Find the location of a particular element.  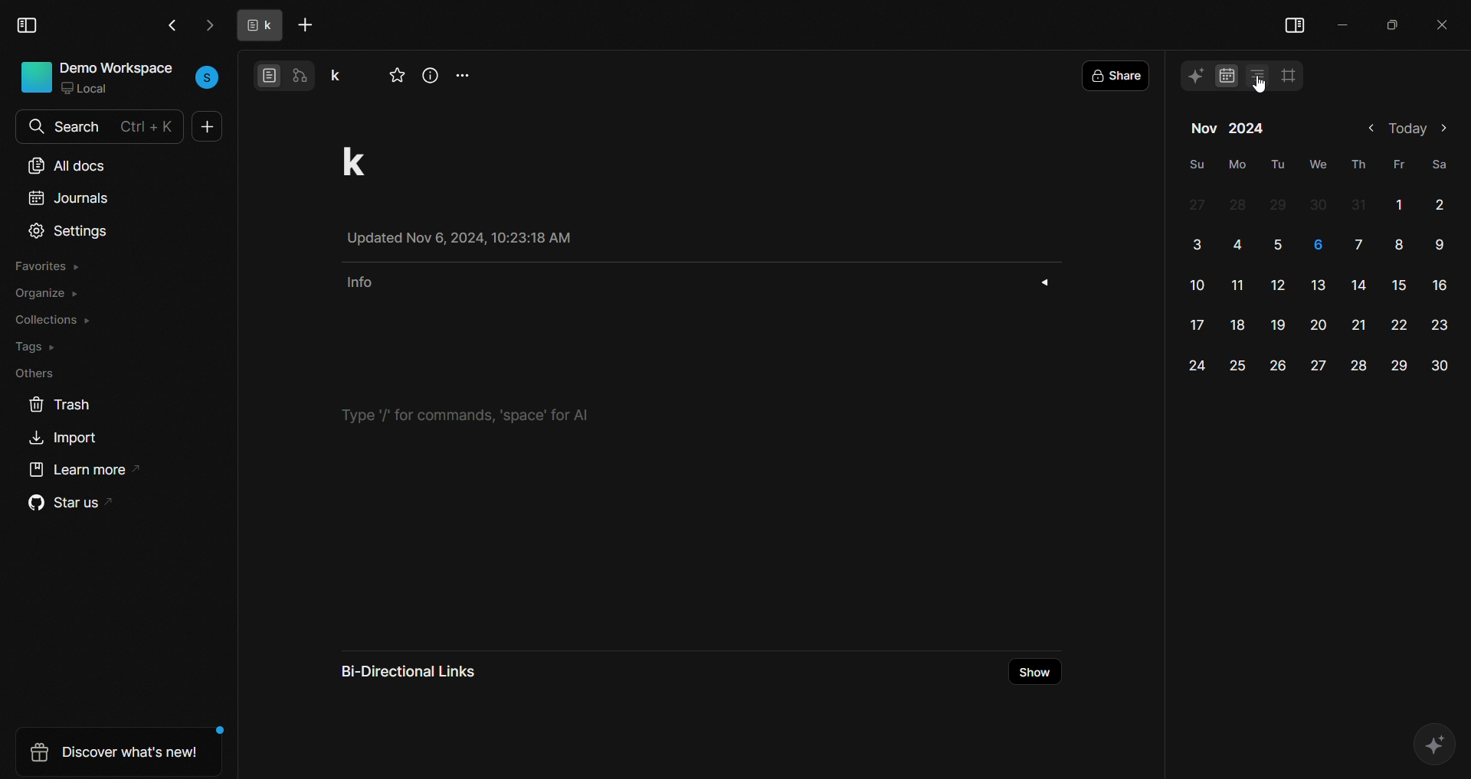

local is located at coordinates (91, 90).